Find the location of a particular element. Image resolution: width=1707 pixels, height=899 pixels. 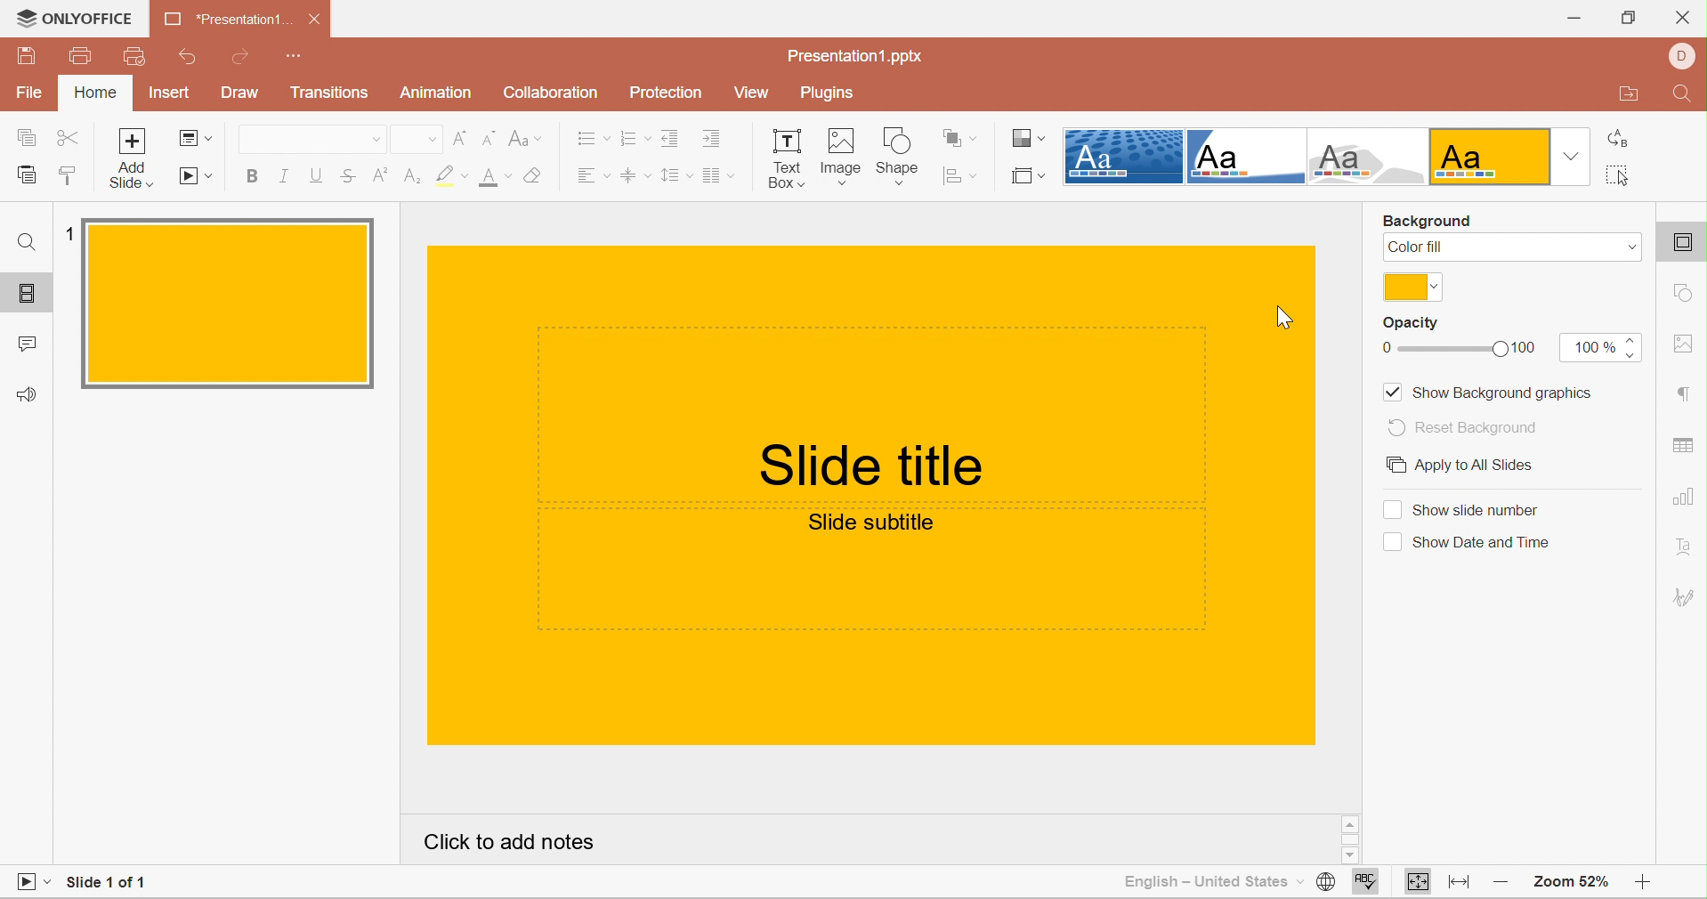

File is located at coordinates (35, 94).